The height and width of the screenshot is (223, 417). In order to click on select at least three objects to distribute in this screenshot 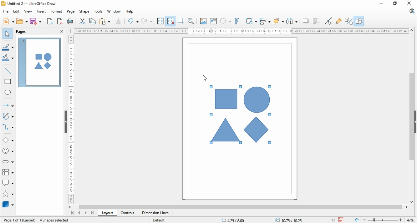, I will do `click(292, 22)`.